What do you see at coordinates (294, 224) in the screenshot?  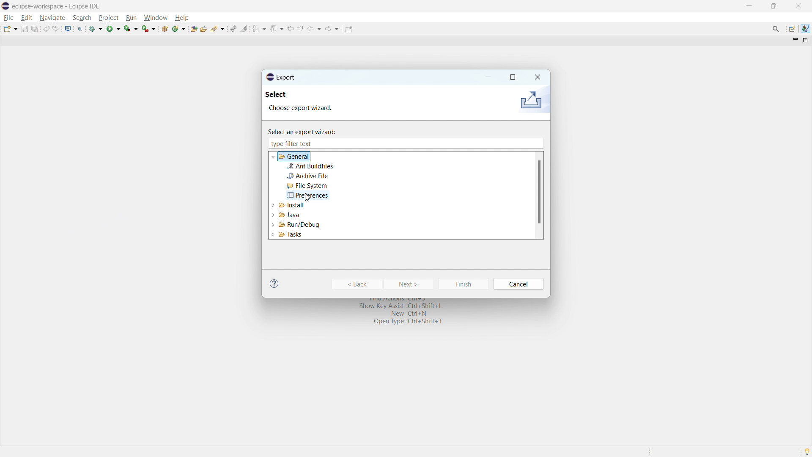 I see `Run/Debug` at bounding box center [294, 224].